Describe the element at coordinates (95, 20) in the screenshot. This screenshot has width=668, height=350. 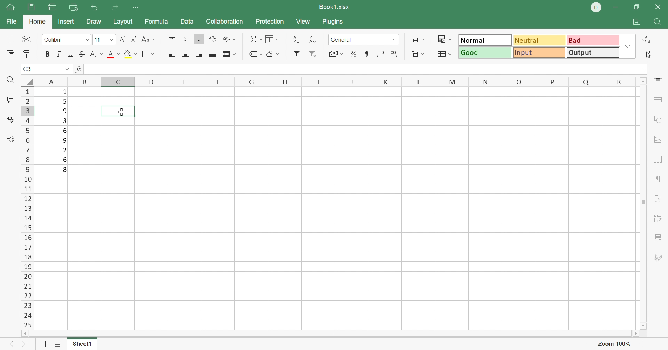
I see `Draw` at that location.